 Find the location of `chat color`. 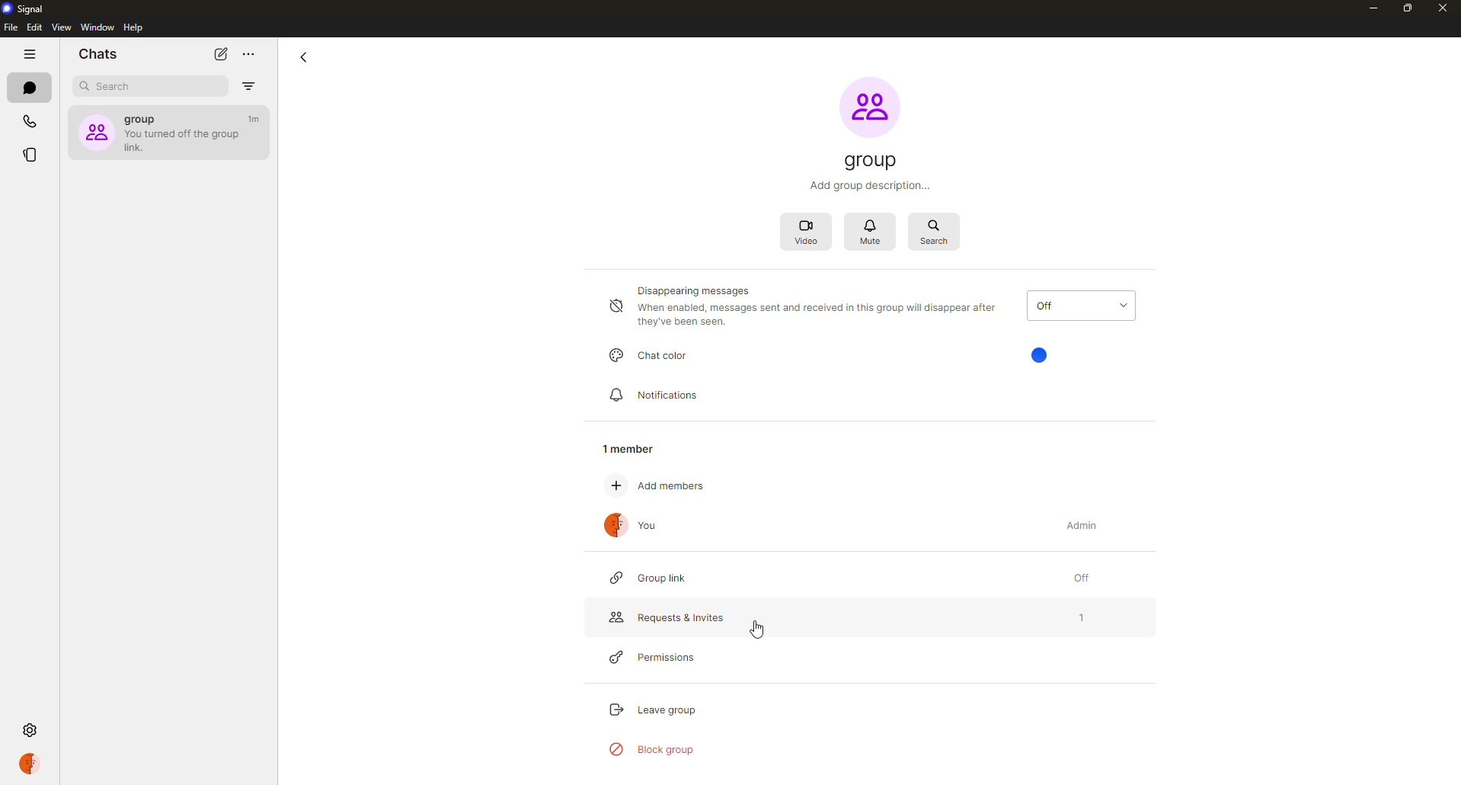

chat color is located at coordinates (653, 357).